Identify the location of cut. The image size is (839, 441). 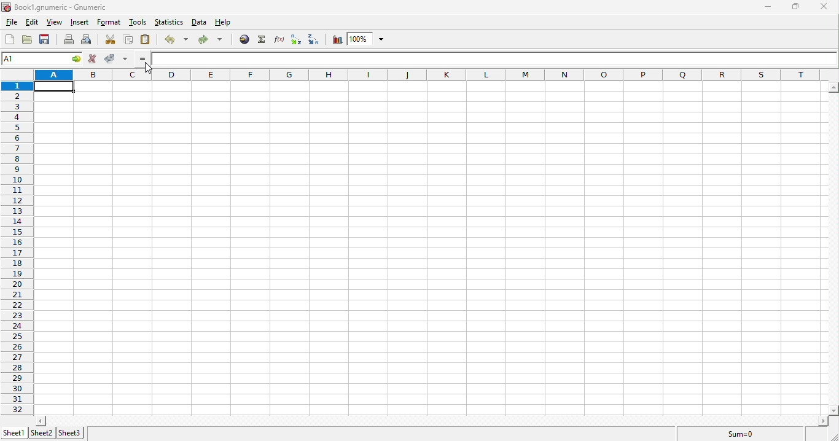
(111, 41).